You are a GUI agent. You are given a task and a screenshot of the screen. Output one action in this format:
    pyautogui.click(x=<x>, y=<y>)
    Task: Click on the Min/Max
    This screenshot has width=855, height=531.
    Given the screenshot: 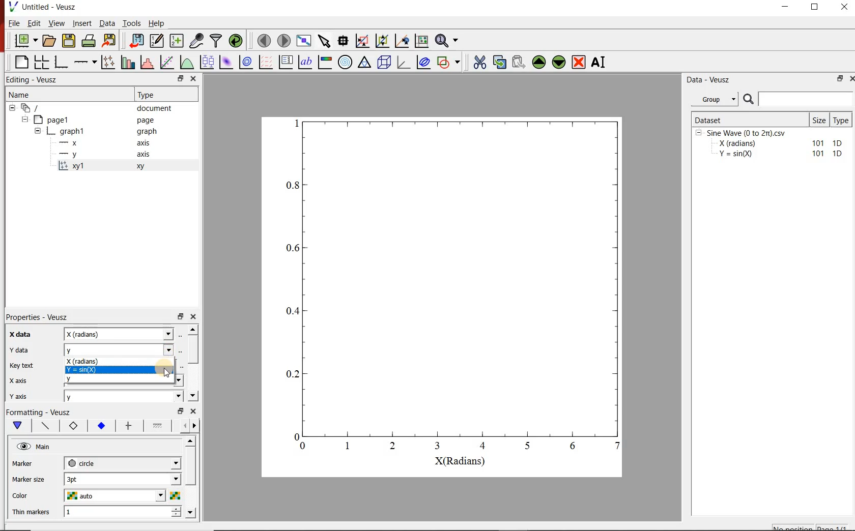 What is the action you would take?
    pyautogui.click(x=181, y=411)
    